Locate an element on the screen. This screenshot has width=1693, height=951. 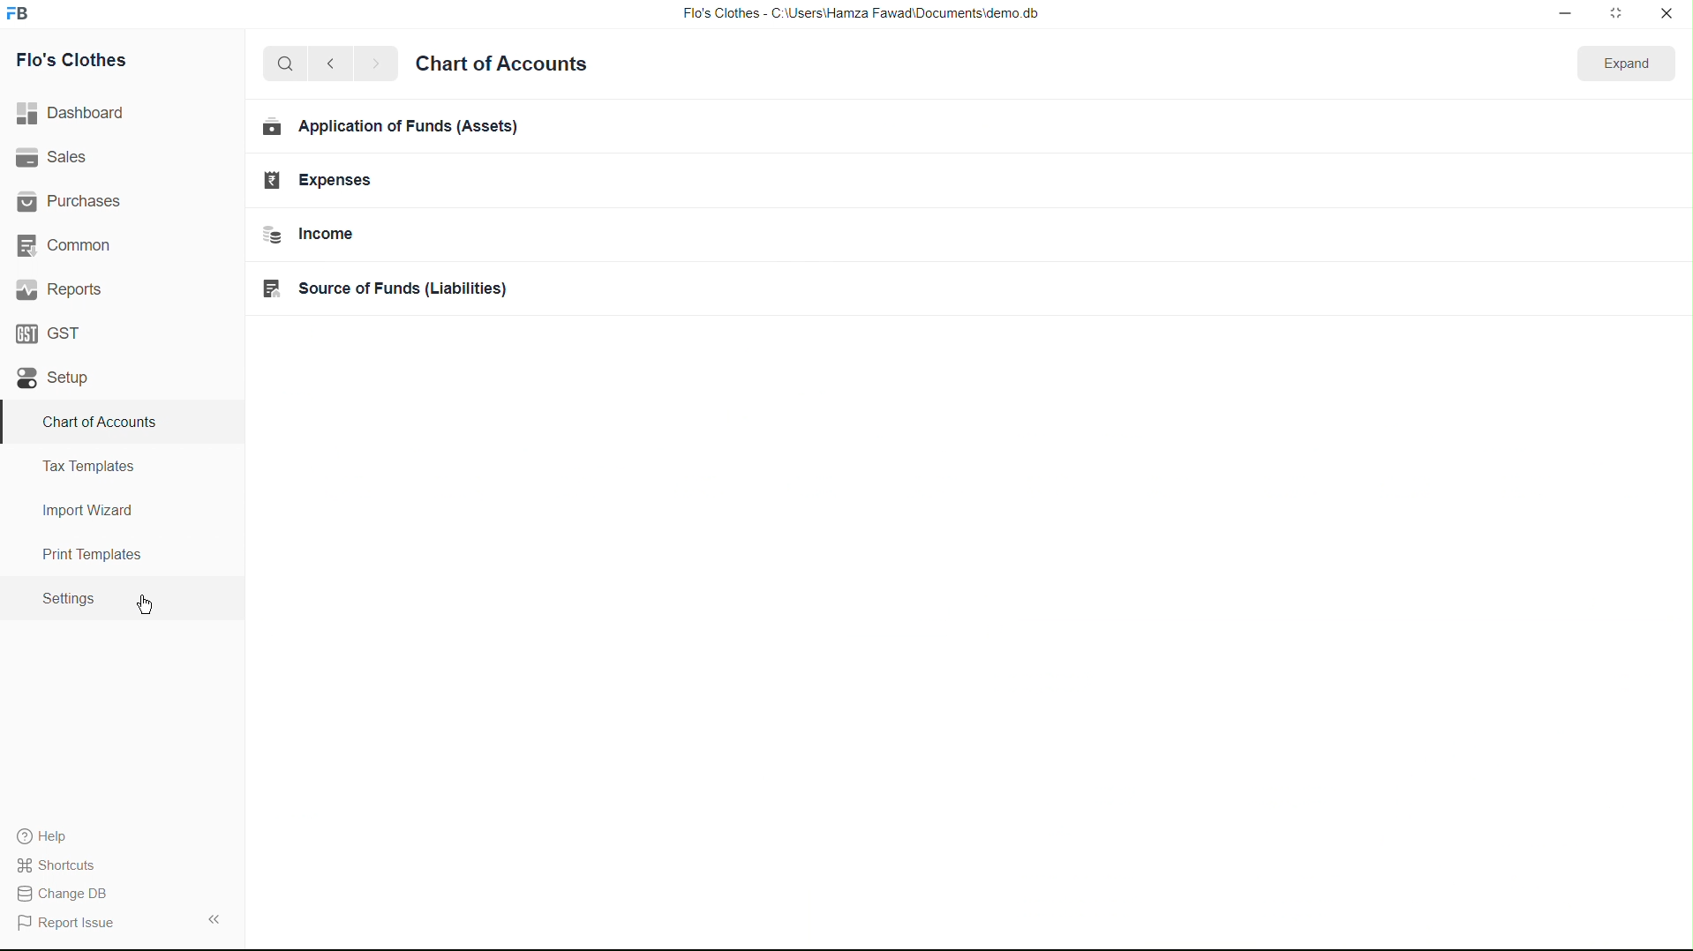
Back is located at coordinates (325, 65).